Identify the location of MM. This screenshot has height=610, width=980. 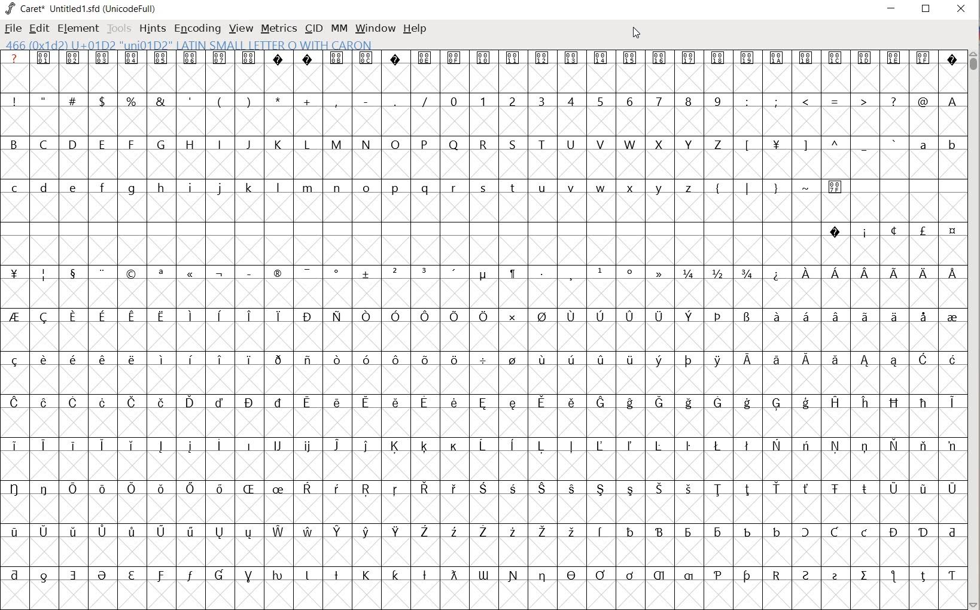
(337, 28).